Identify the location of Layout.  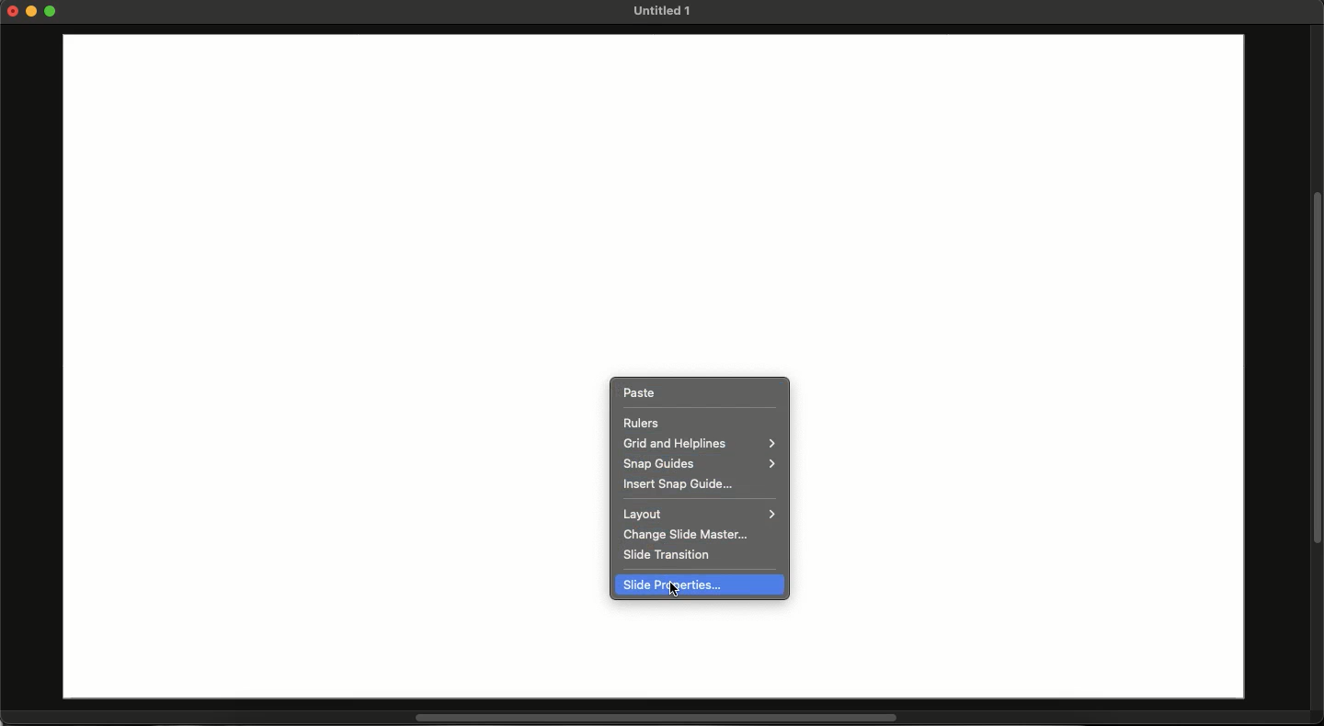
(698, 515).